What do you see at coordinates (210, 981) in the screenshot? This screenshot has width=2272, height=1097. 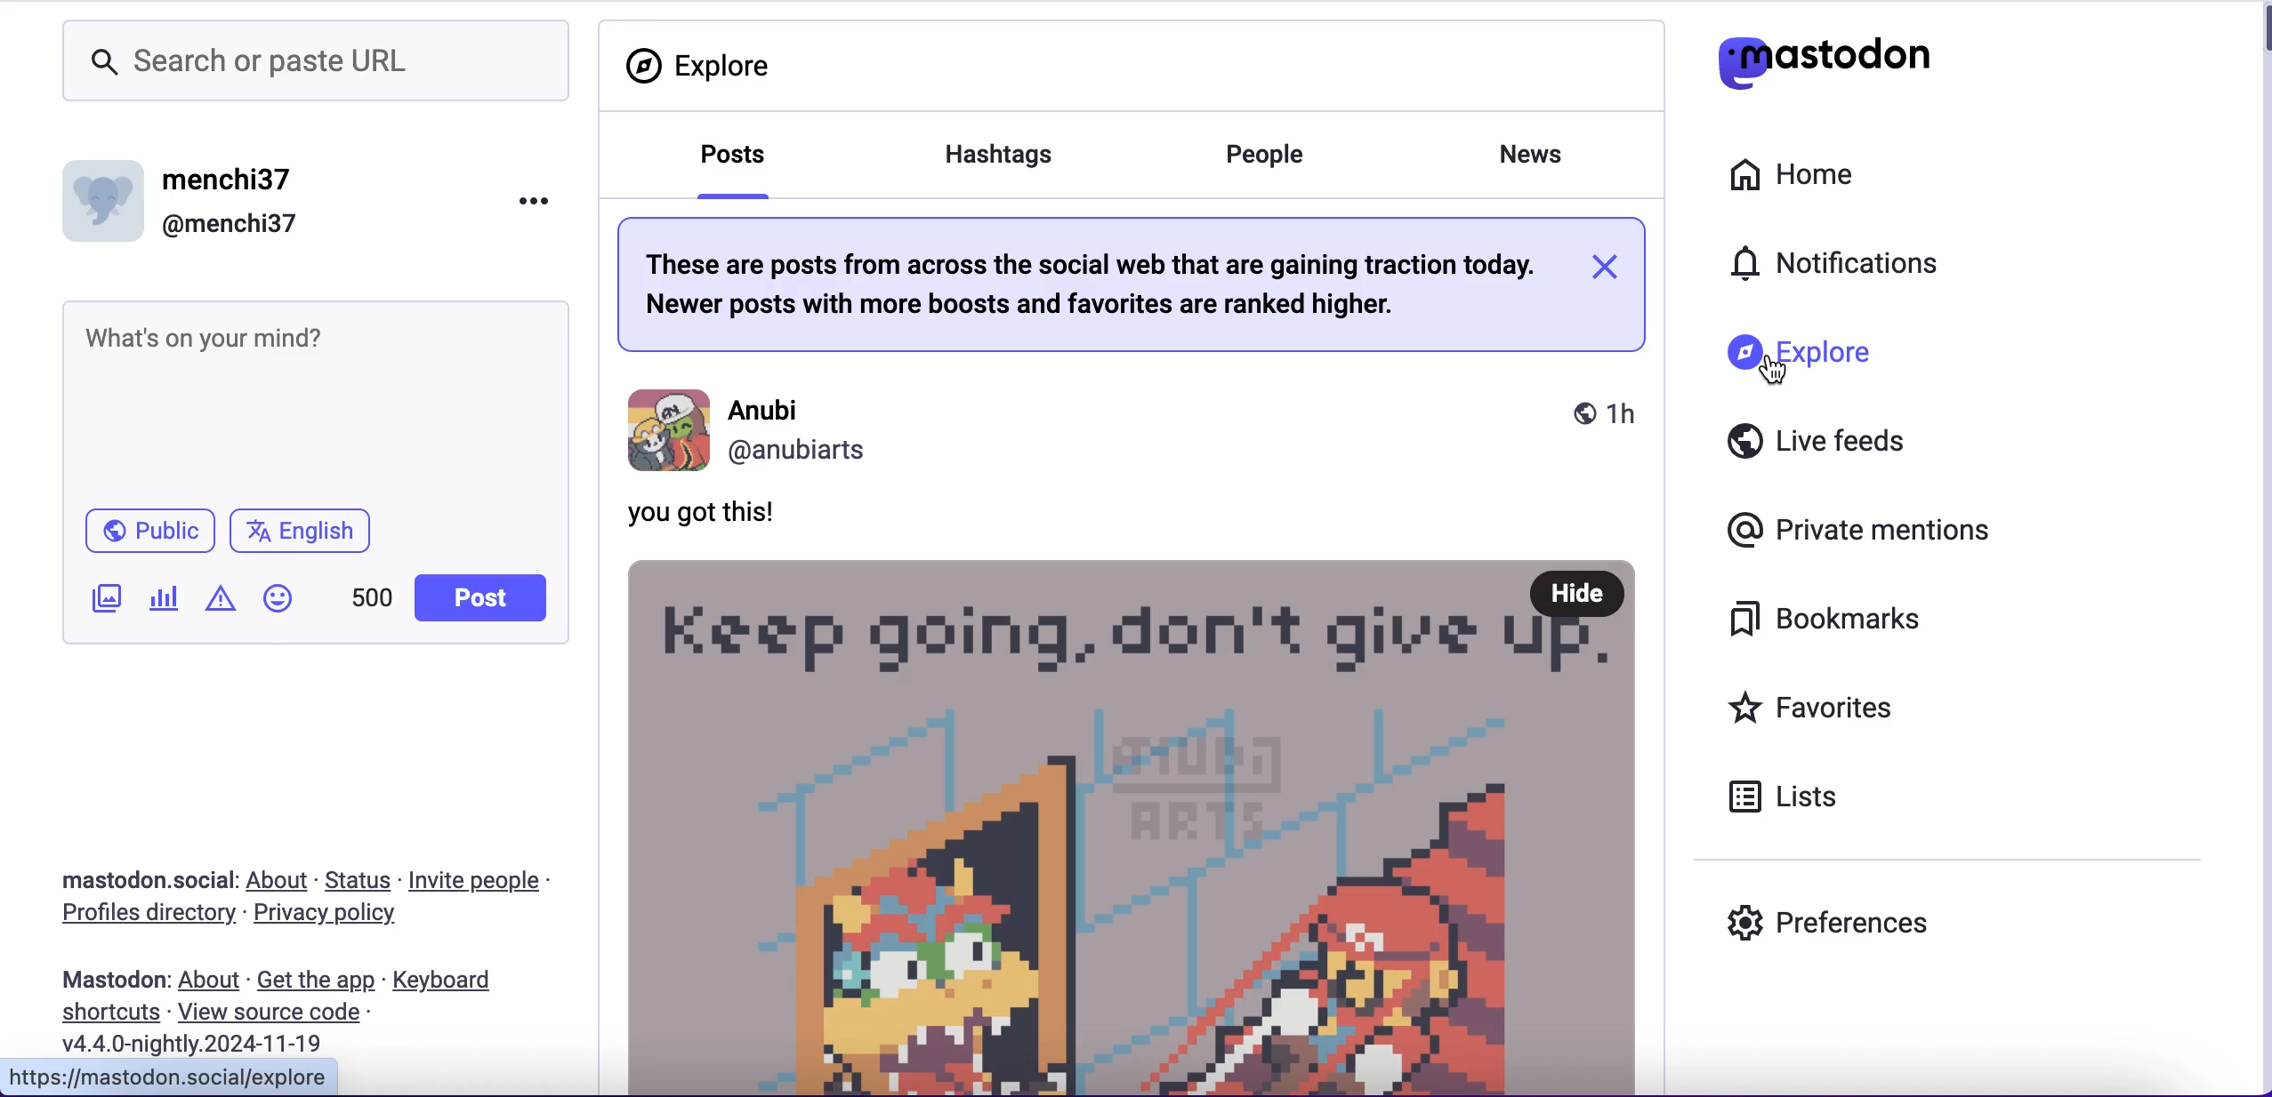 I see `about` at bounding box center [210, 981].